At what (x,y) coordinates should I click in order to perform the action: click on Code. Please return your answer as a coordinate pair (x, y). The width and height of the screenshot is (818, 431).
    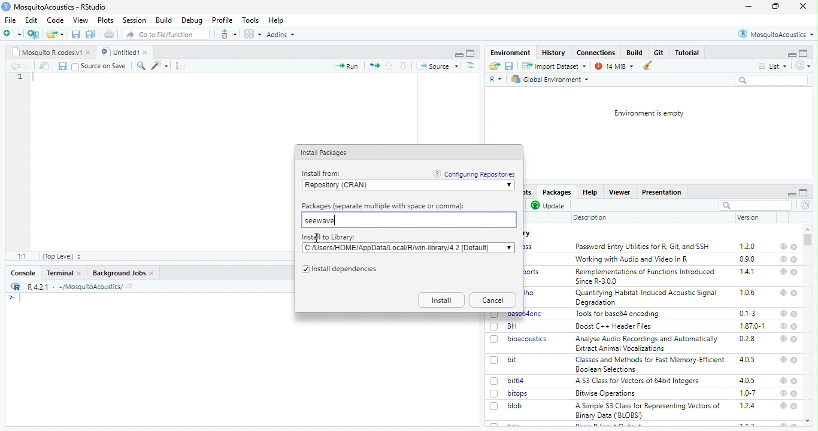
    Looking at the image, I should click on (56, 20).